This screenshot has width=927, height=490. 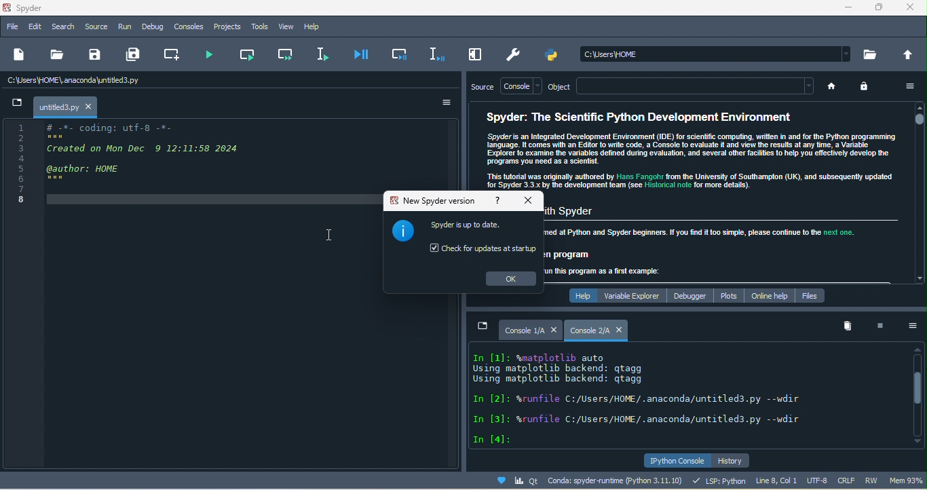 What do you see at coordinates (39, 7) in the screenshot?
I see `title` at bounding box center [39, 7].